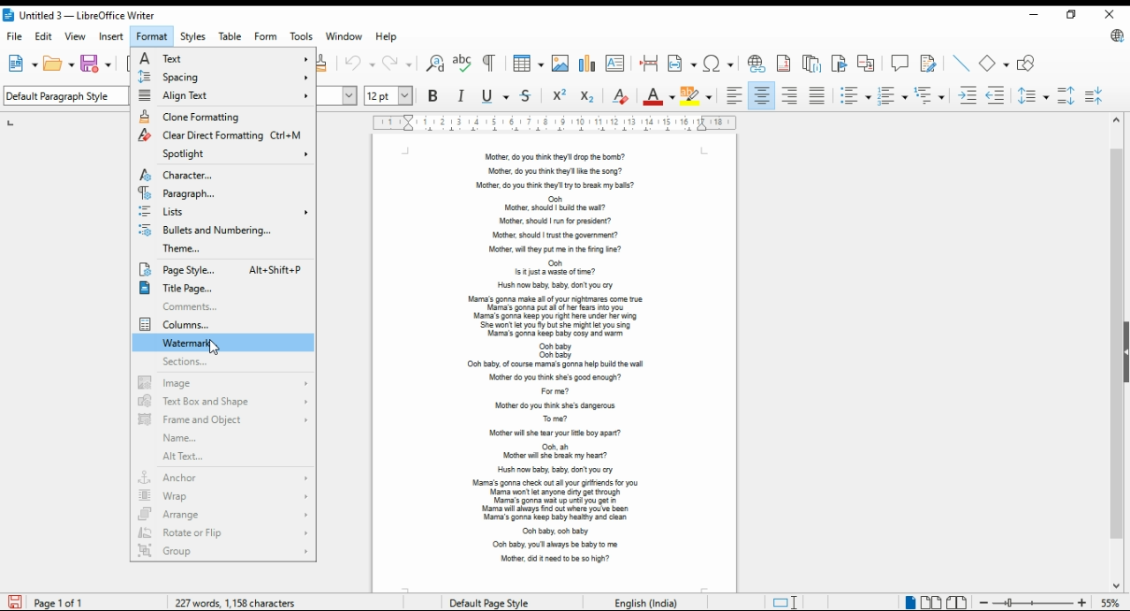  Describe the element at coordinates (967, 95) in the screenshot. I see `increase indent` at that location.